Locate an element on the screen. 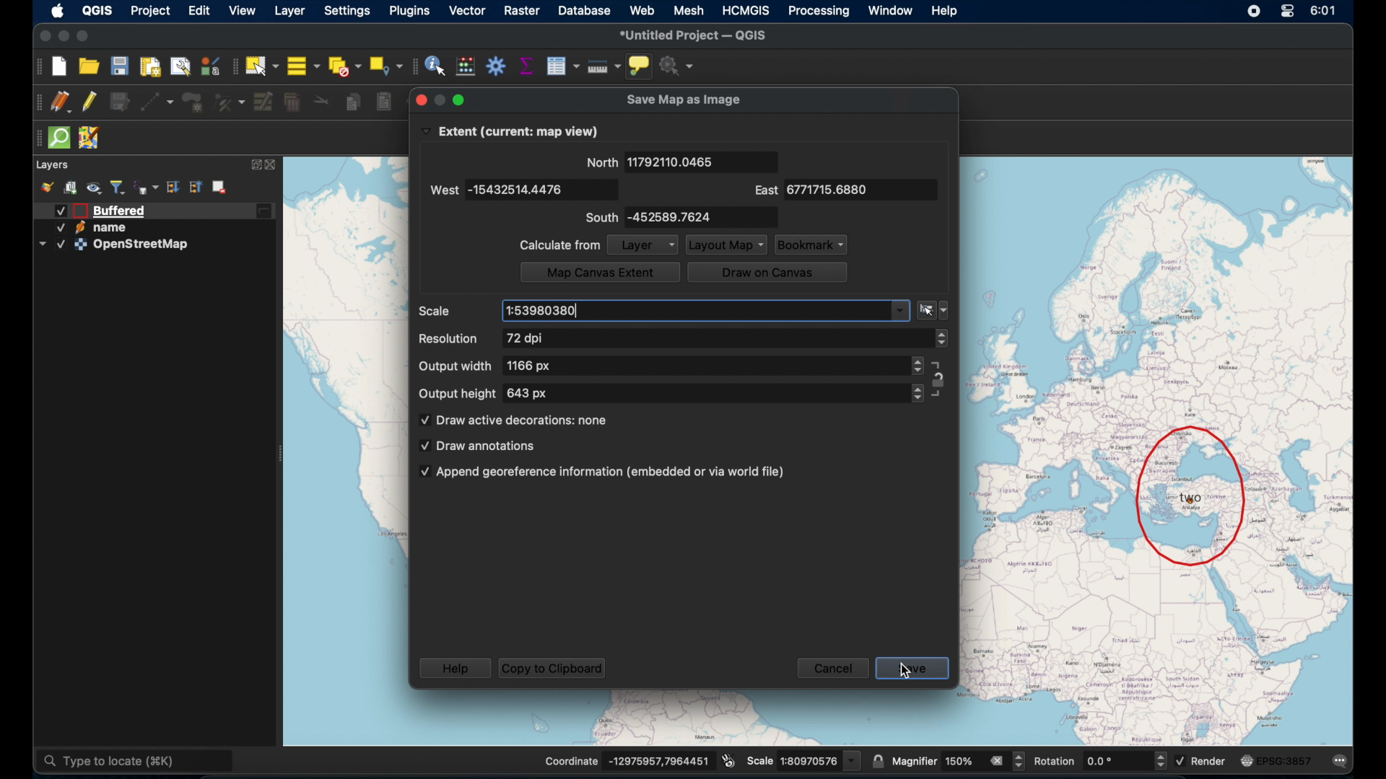 The image size is (1386, 779). open attribute table is located at coordinates (562, 66).